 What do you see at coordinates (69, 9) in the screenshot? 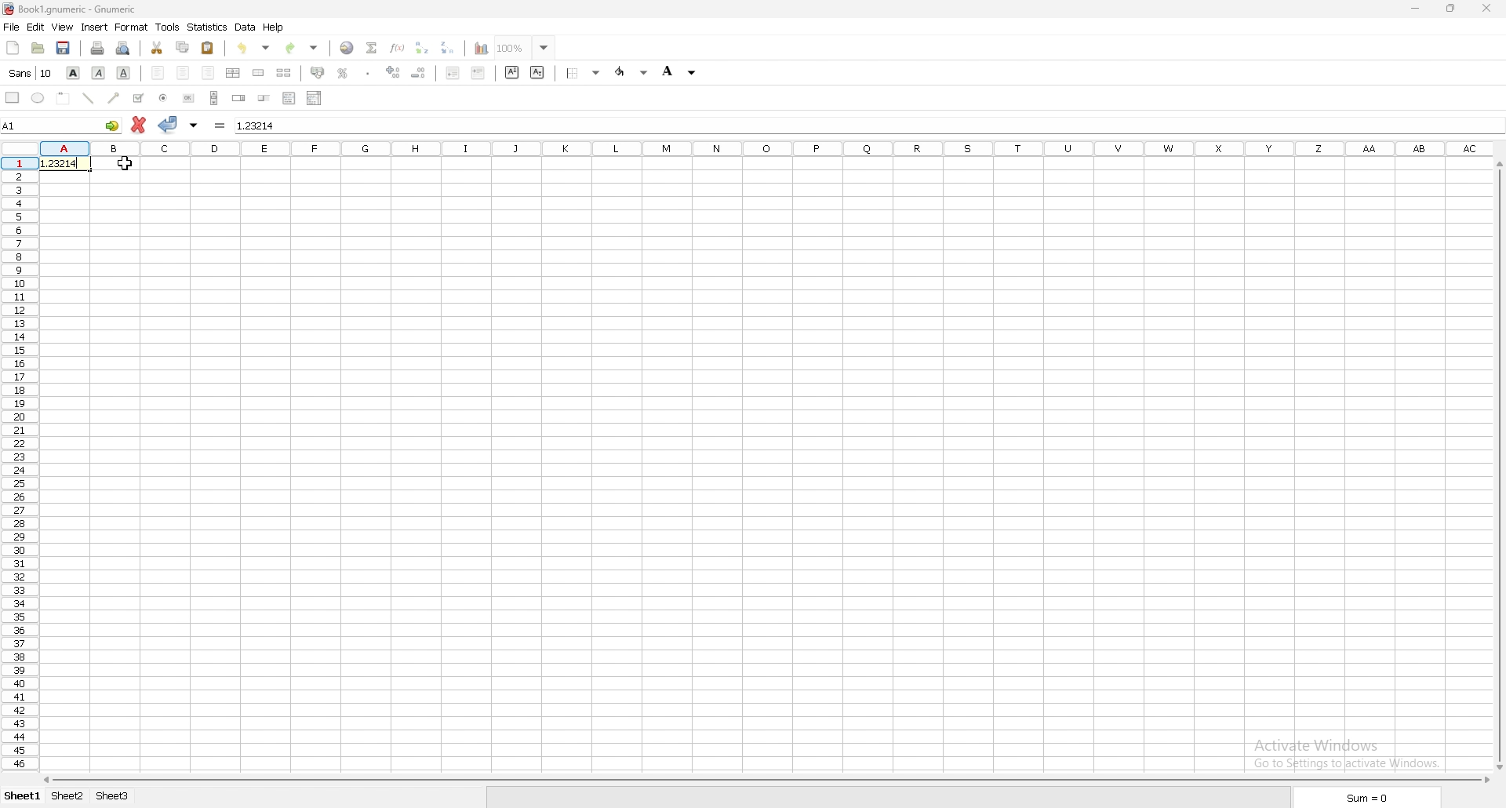
I see `file name` at bounding box center [69, 9].